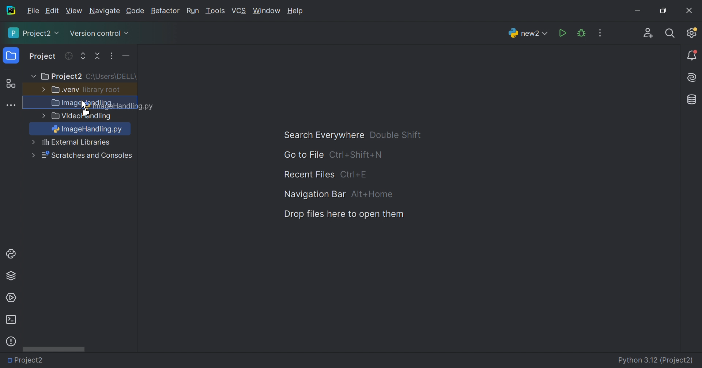 The height and width of the screenshot is (368, 702). What do you see at coordinates (105, 12) in the screenshot?
I see `Navigate` at bounding box center [105, 12].